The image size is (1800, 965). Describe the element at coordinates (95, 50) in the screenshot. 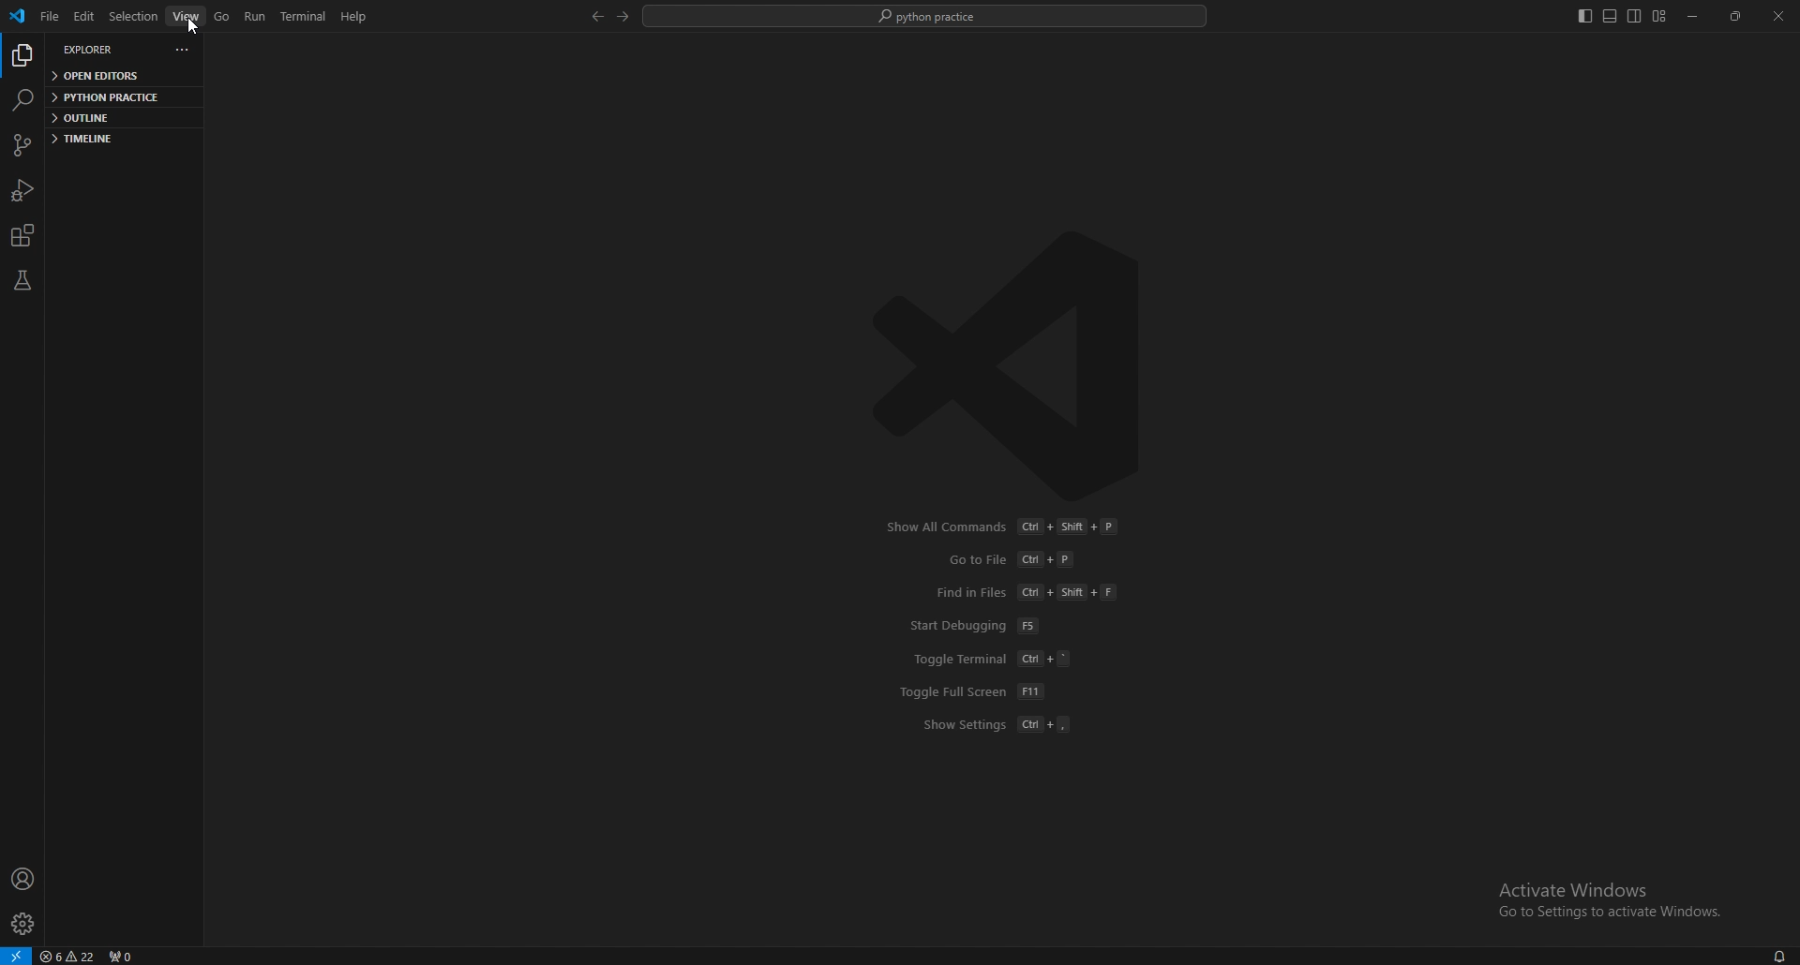

I see `explorer` at that location.